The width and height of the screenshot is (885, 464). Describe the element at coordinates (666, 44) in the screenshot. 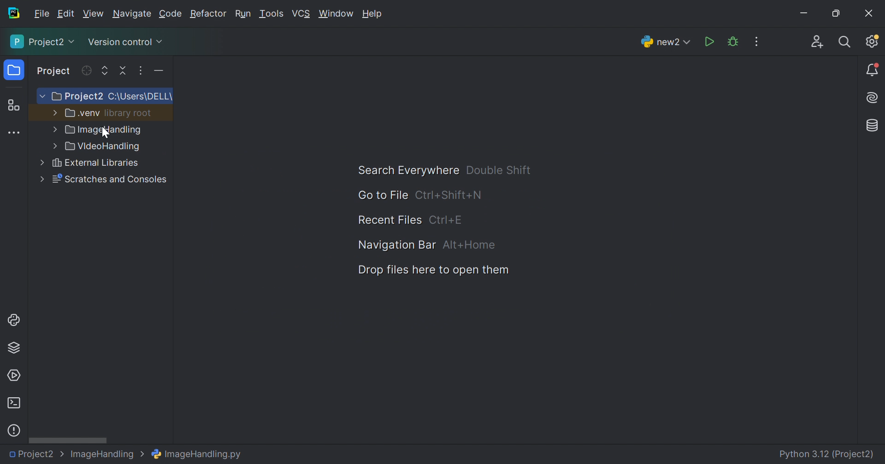

I see `new2` at that location.